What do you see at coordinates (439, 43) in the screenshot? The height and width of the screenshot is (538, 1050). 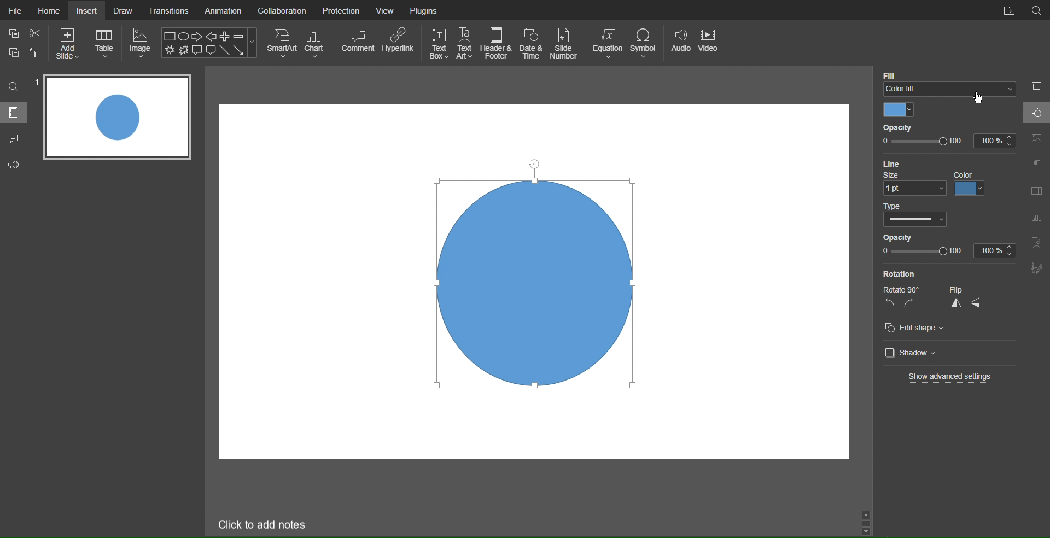 I see `Text Box` at bounding box center [439, 43].